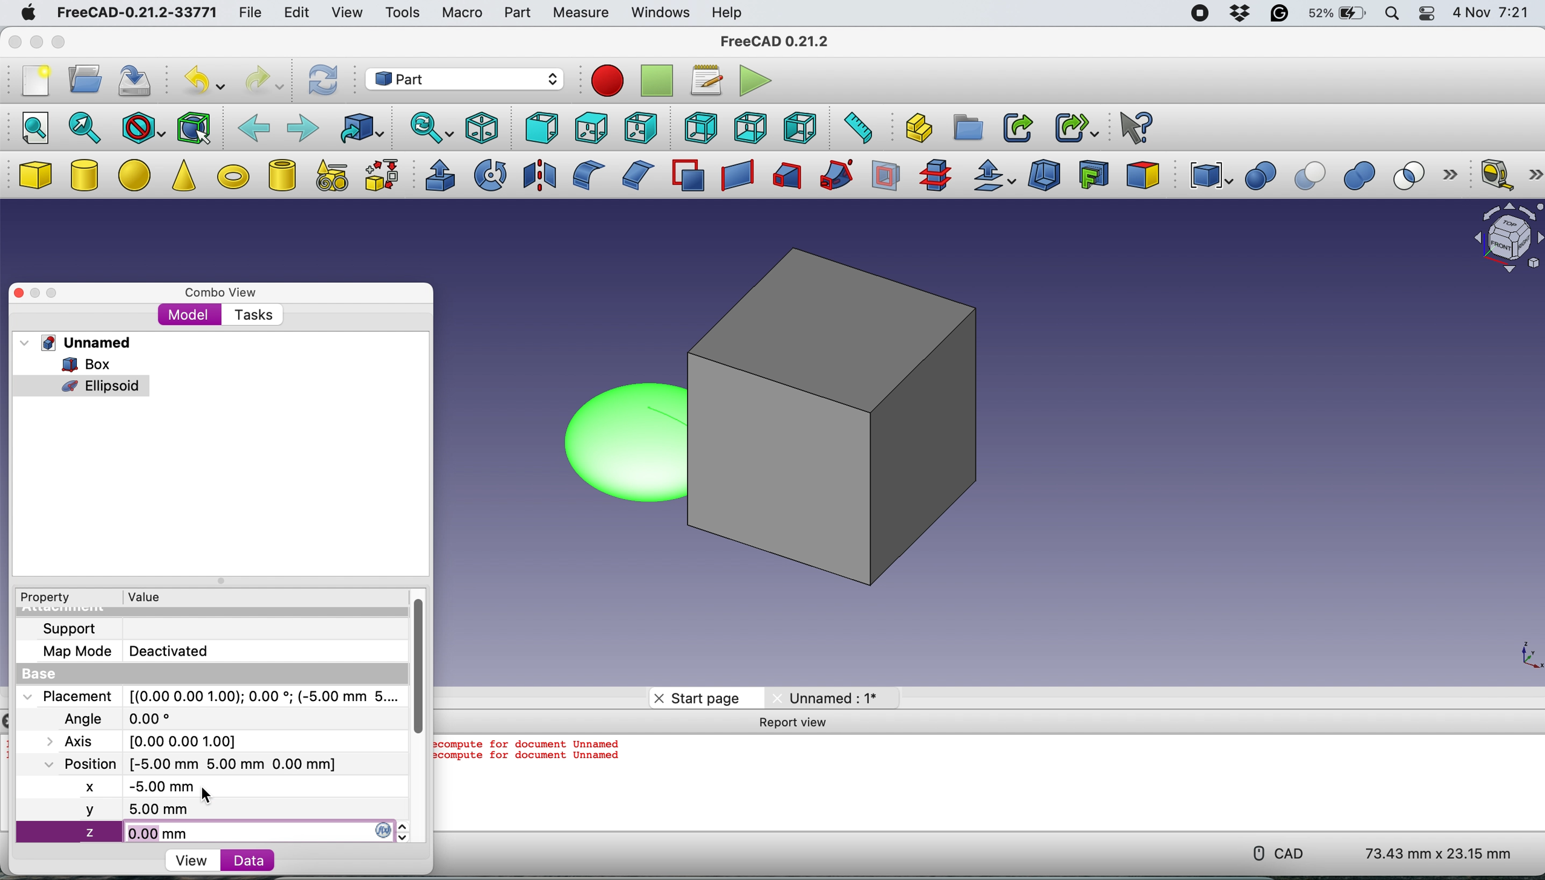 This screenshot has width=1545, height=880. I want to click on front, so click(539, 128).